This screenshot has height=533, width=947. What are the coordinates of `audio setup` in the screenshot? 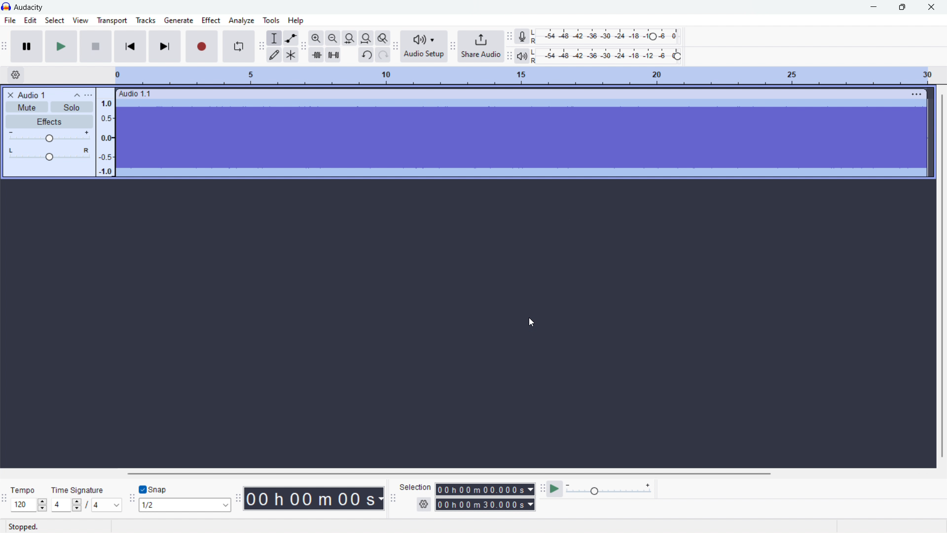 It's located at (424, 46).